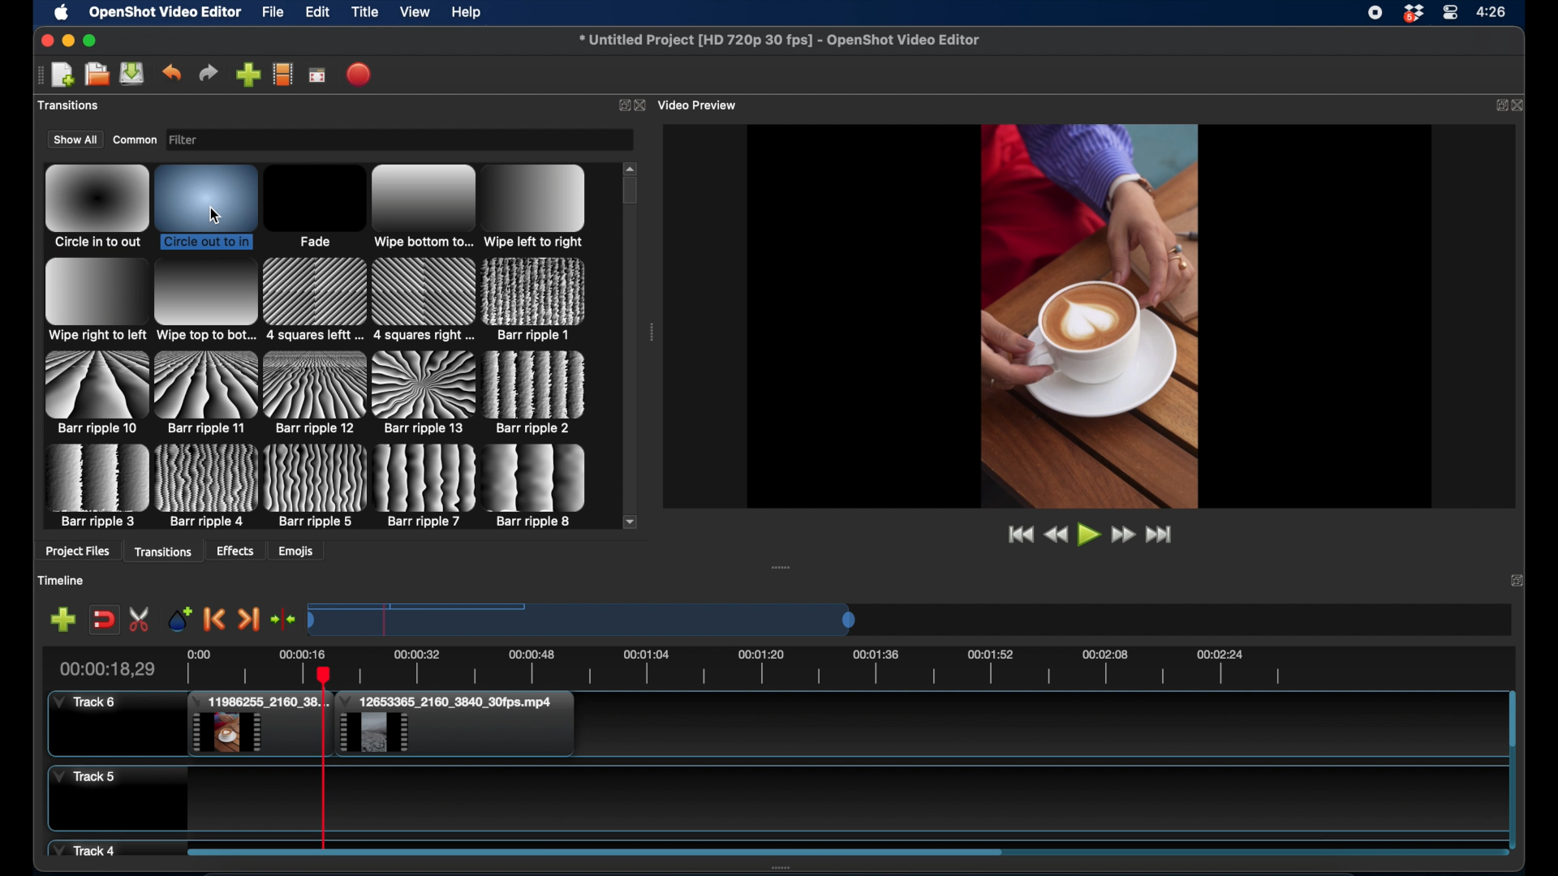 Image resolution: width=1558 pixels, height=876 pixels. Describe the element at coordinates (72, 106) in the screenshot. I see `project files` at that location.